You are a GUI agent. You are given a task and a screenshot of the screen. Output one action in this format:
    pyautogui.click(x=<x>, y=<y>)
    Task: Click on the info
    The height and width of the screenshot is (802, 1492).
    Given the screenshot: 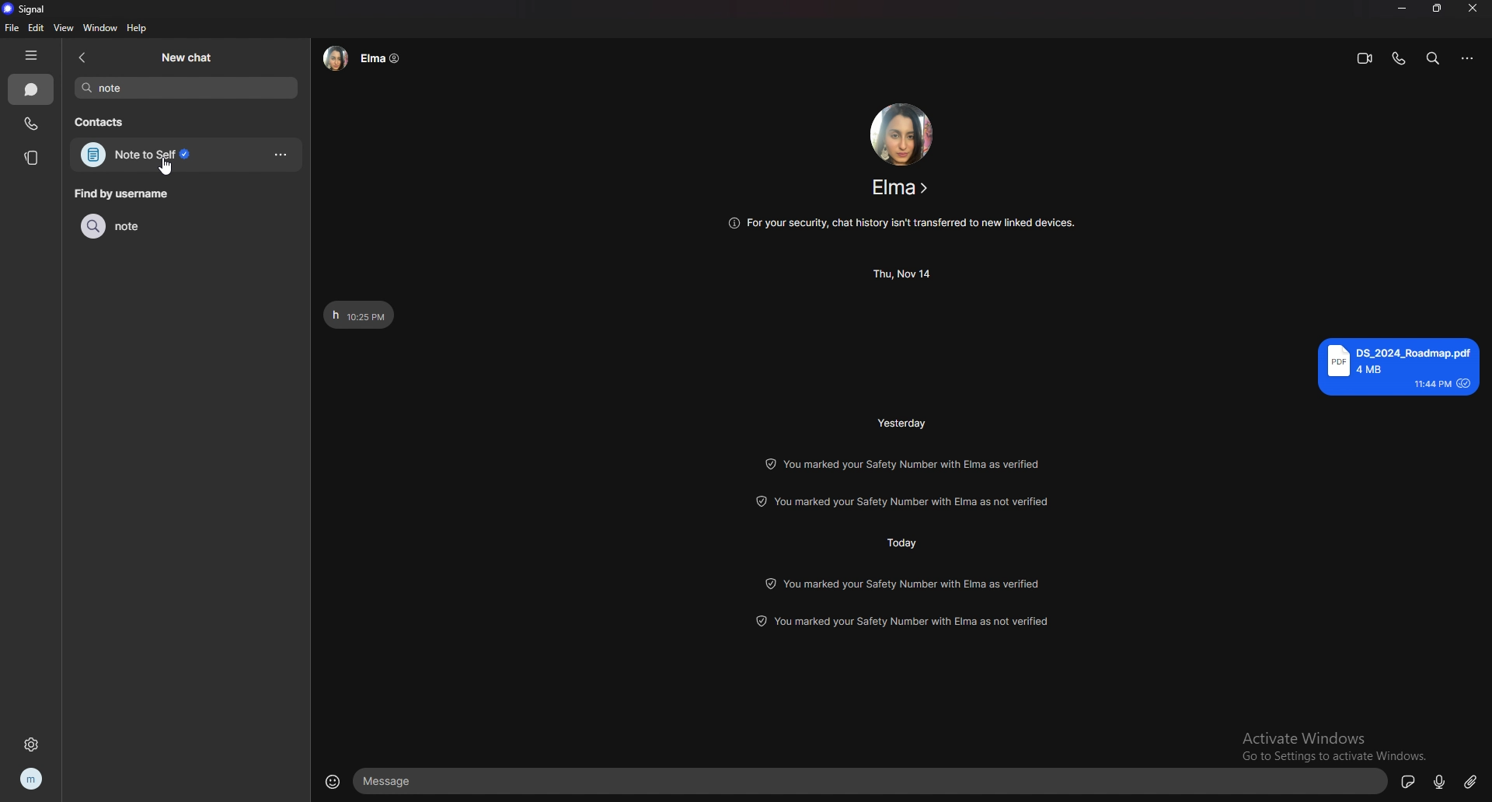 What is the action you would take?
    pyautogui.click(x=901, y=223)
    